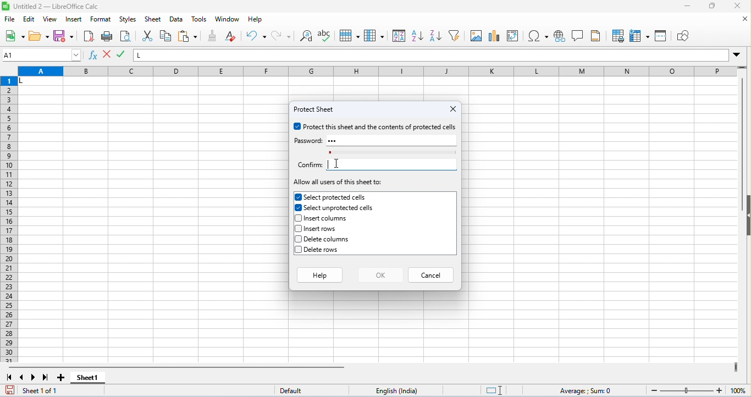 Image resolution: width=751 pixels, height=397 pixels. What do you see at coordinates (696, 389) in the screenshot?
I see `zoom` at bounding box center [696, 389].